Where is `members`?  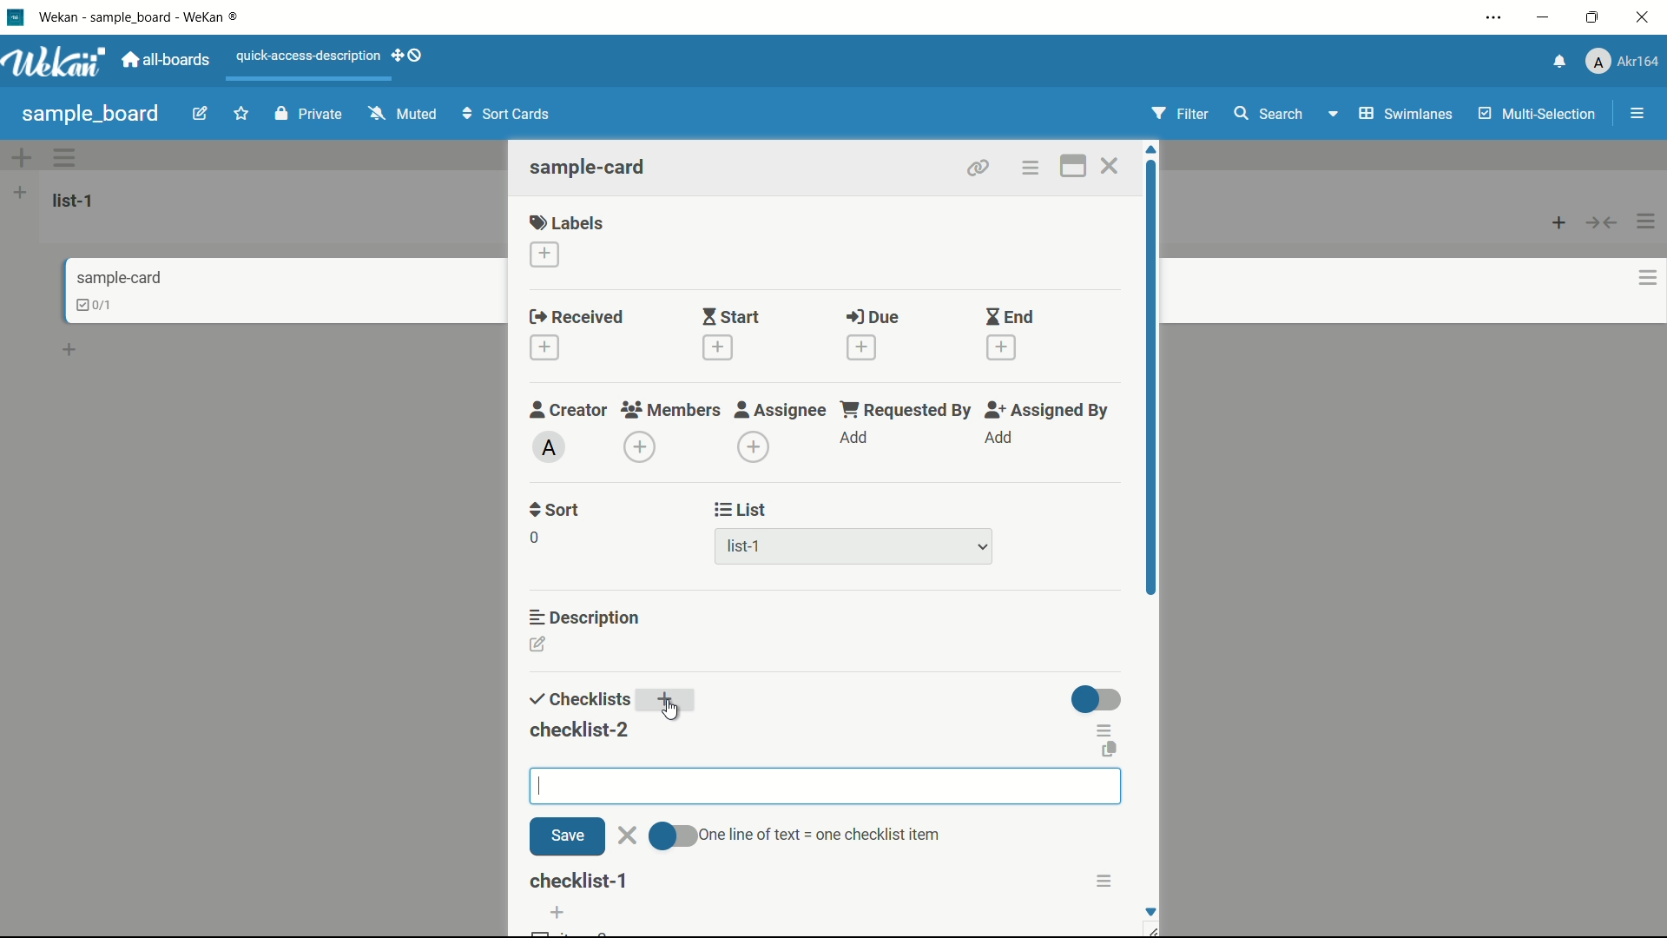
members is located at coordinates (669, 411).